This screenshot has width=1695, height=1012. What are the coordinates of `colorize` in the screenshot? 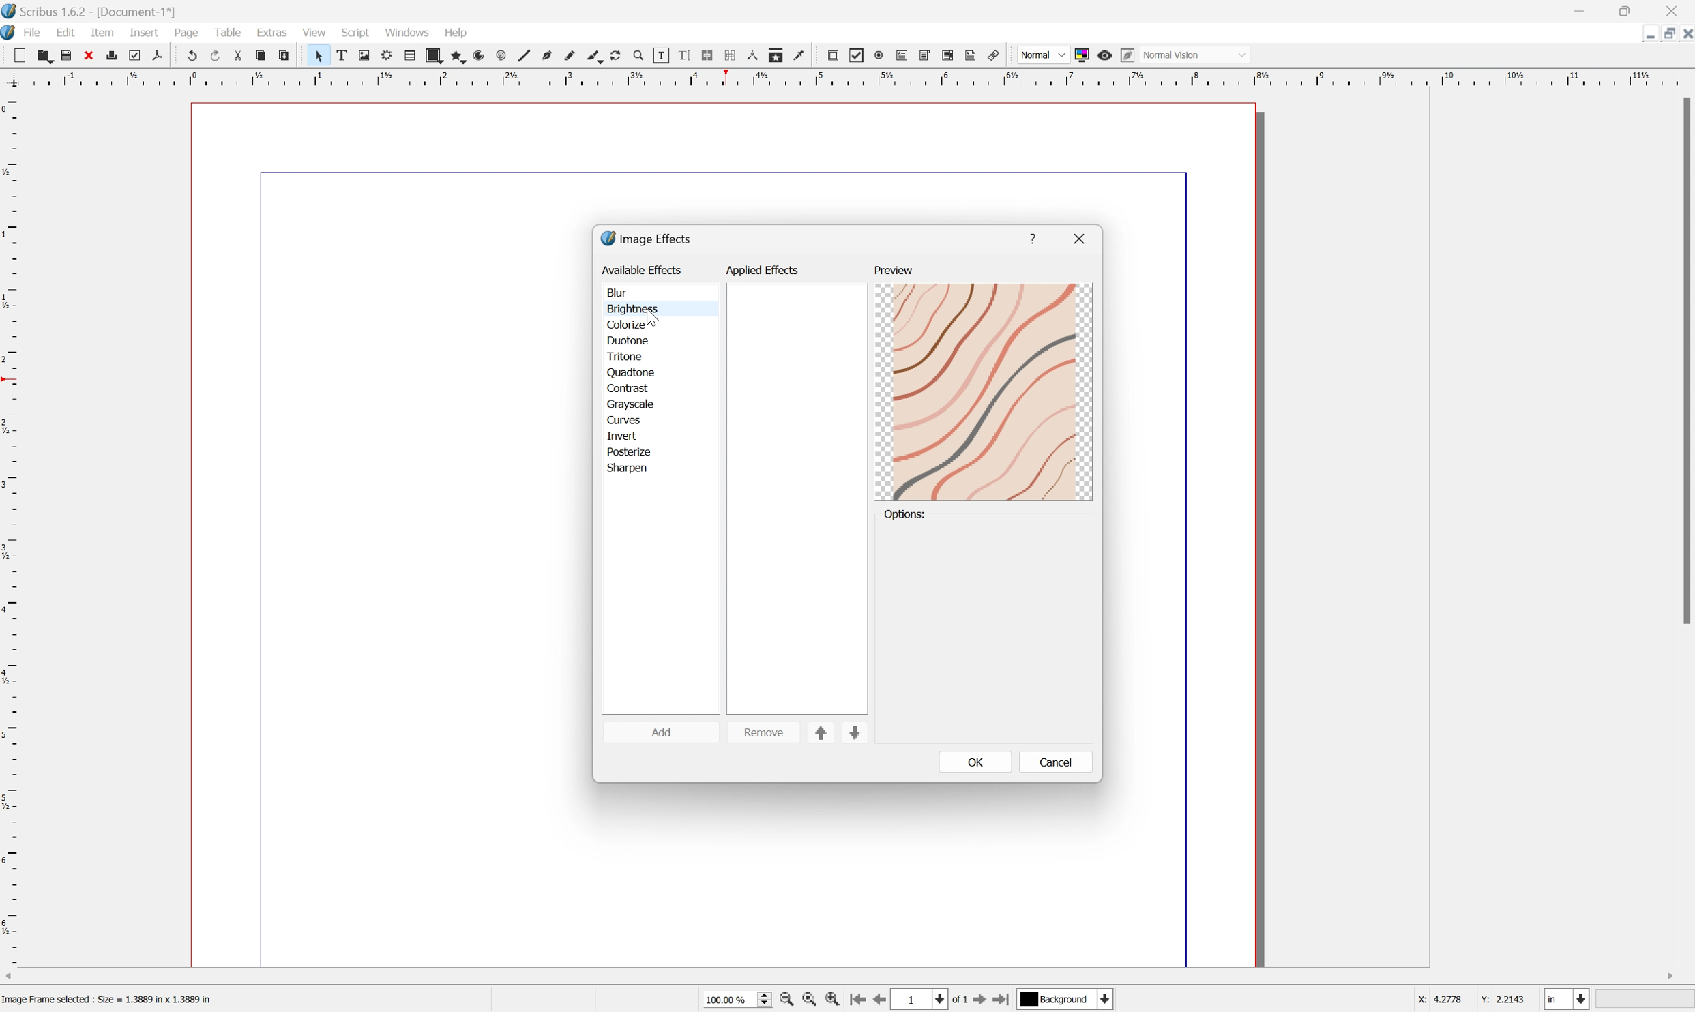 It's located at (628, 324).